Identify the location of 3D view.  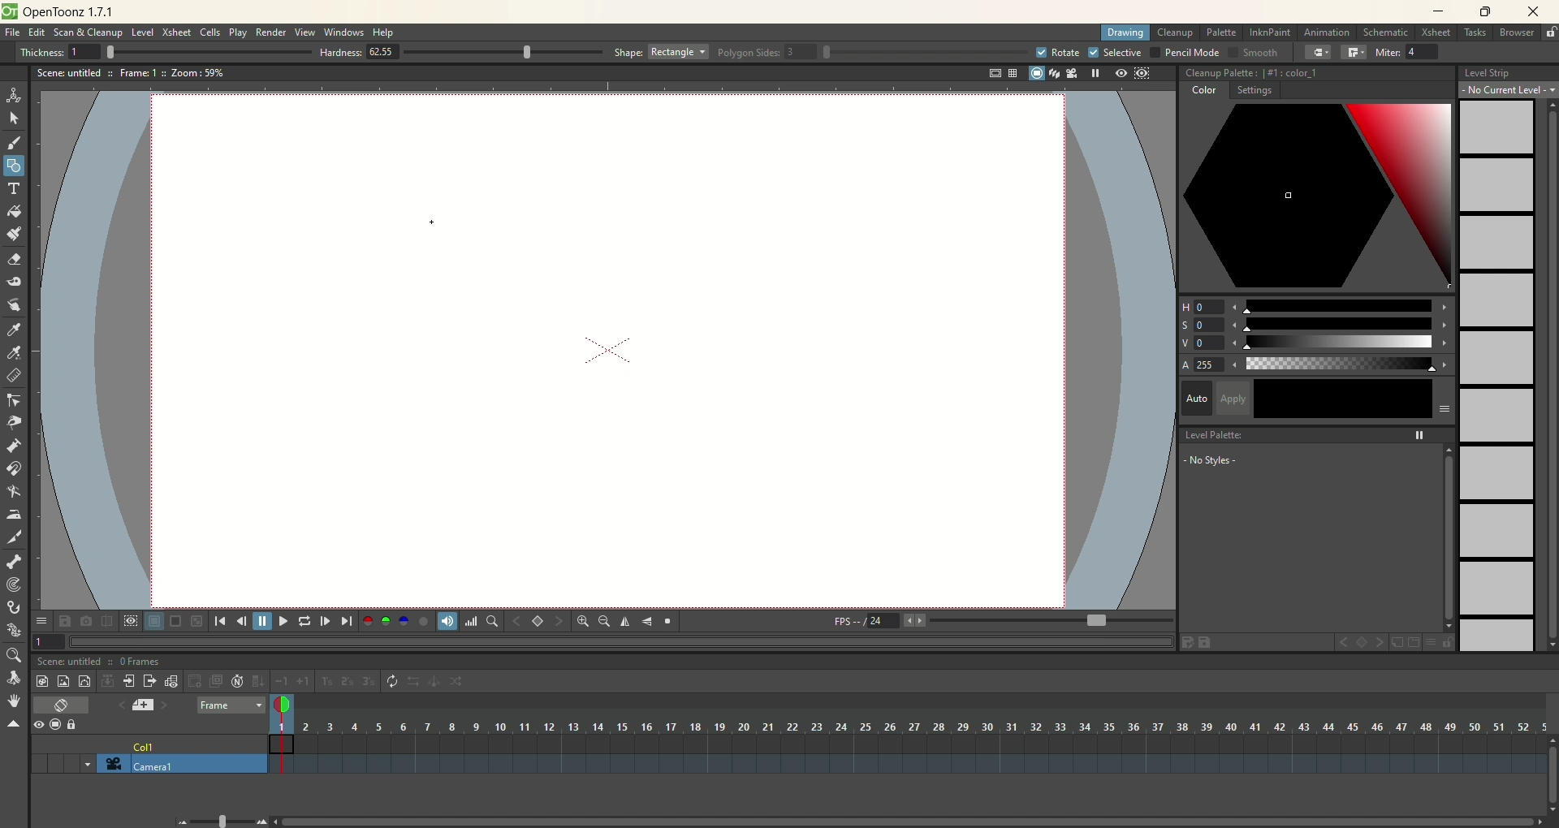
(1052, 75).